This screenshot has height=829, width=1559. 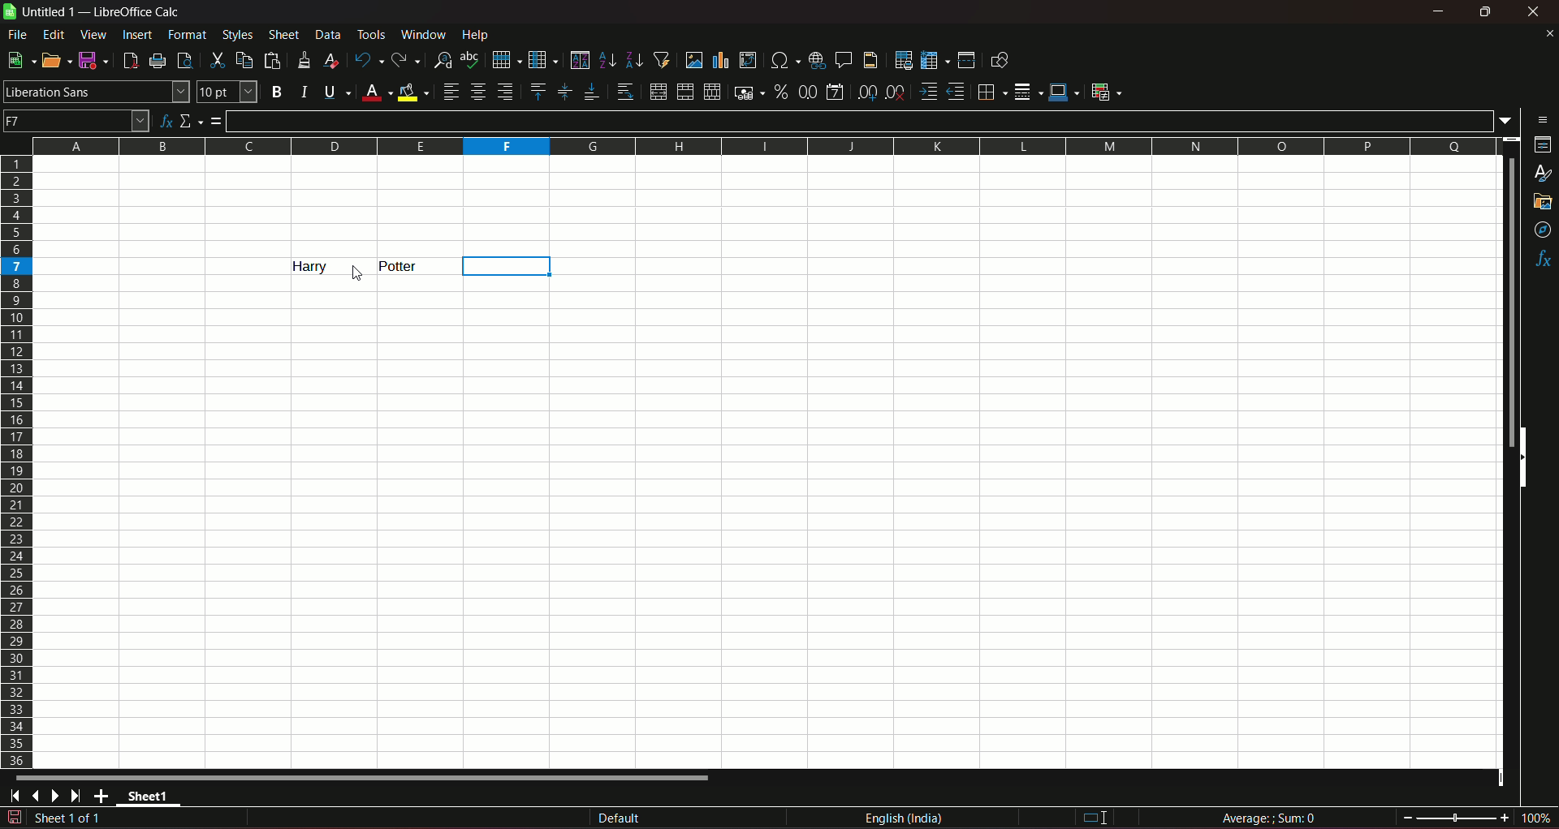 I want to click on view, so click(x=93, y=35).